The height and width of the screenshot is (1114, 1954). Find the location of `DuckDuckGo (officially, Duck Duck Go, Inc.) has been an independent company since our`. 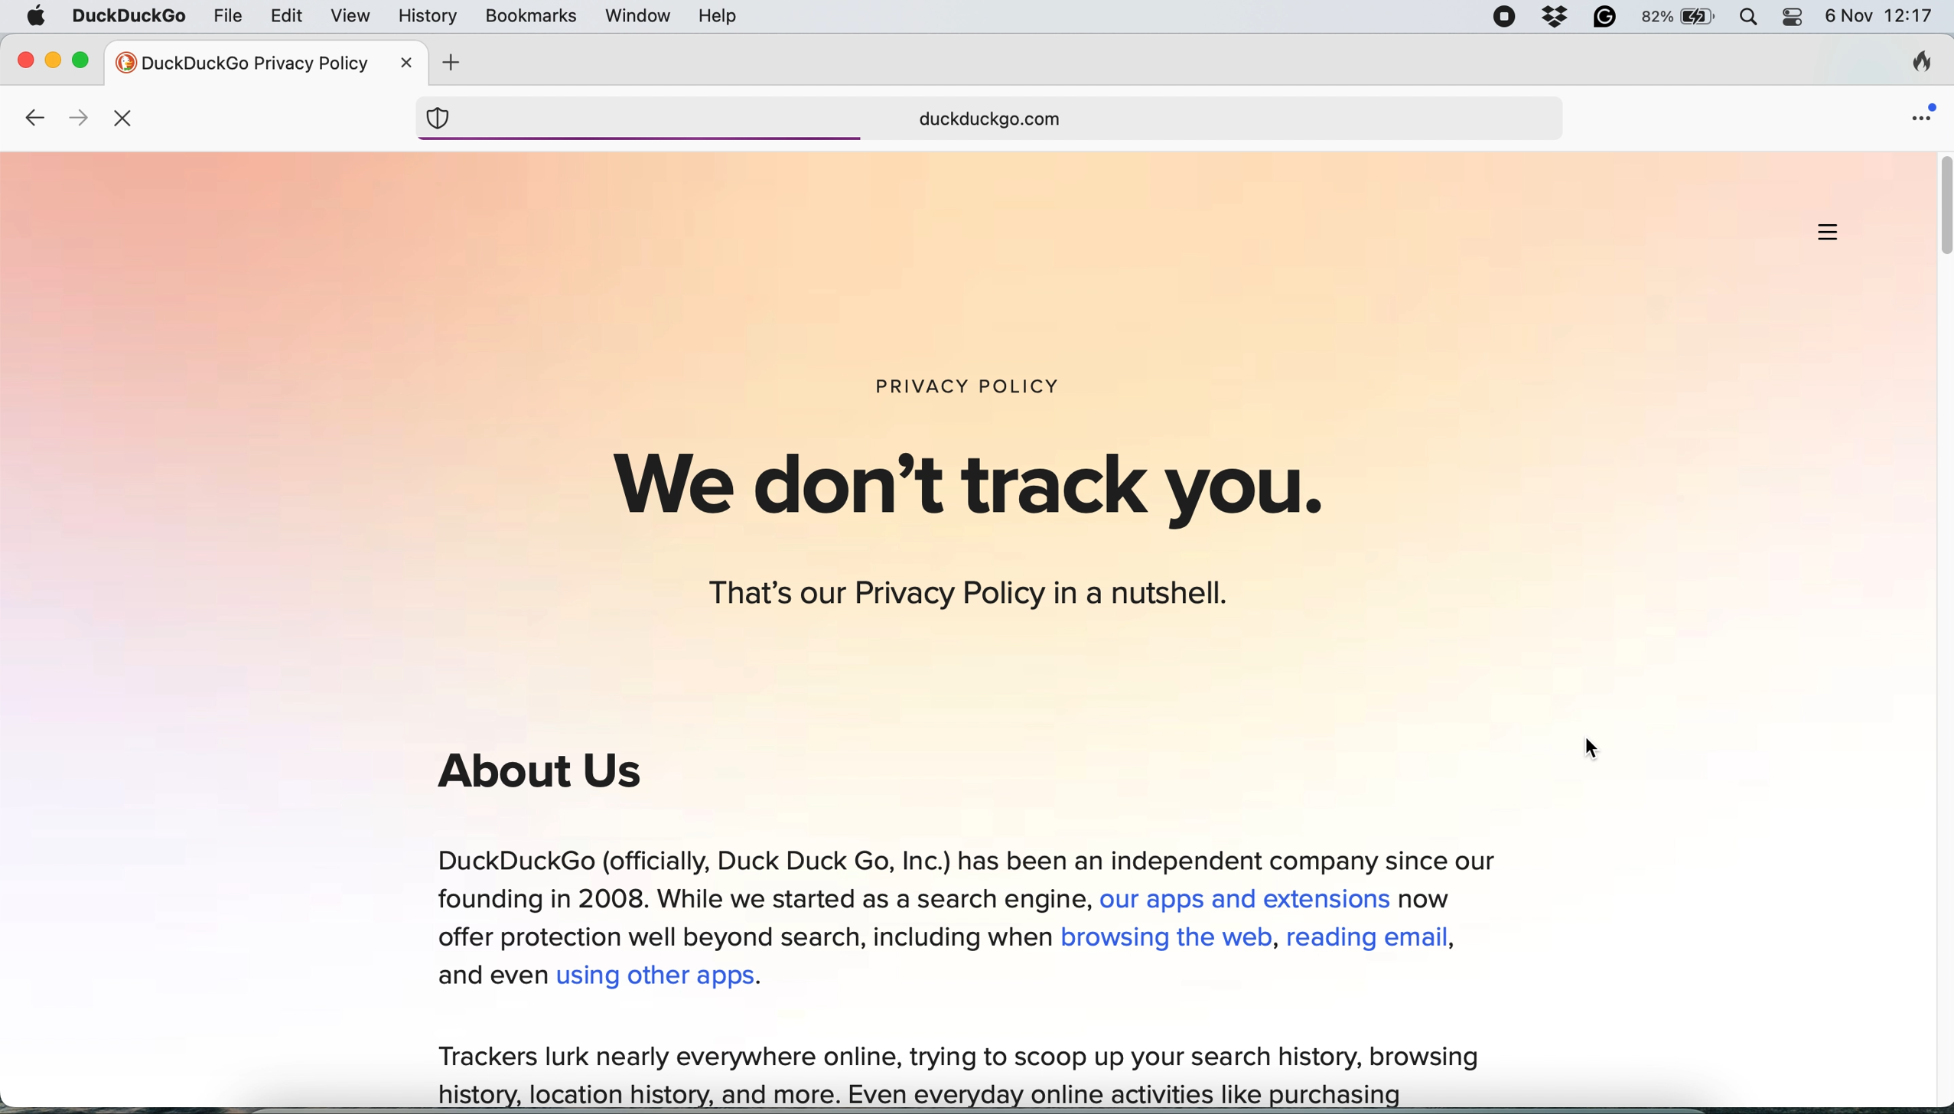

DuckDuckGo (officially, Duck Duck Go, Inc.) has been an independent company since our is located at coordinates (970, 856).